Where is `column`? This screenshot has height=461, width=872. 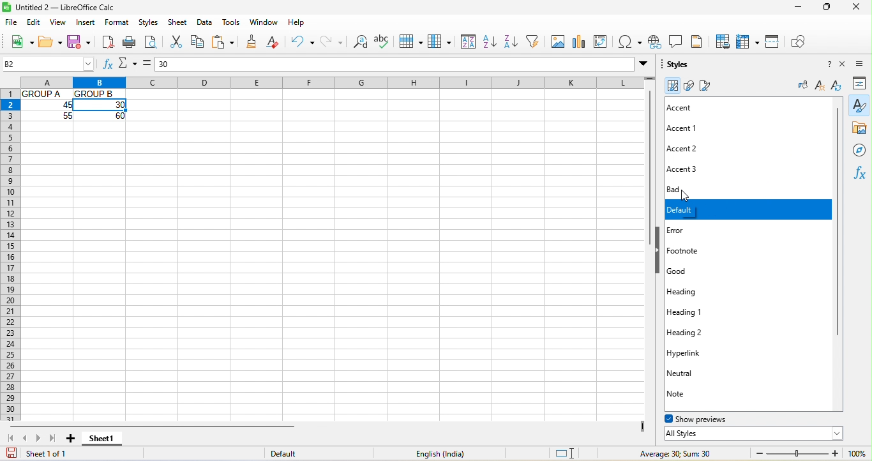
column is located at coordinates (322, 82).